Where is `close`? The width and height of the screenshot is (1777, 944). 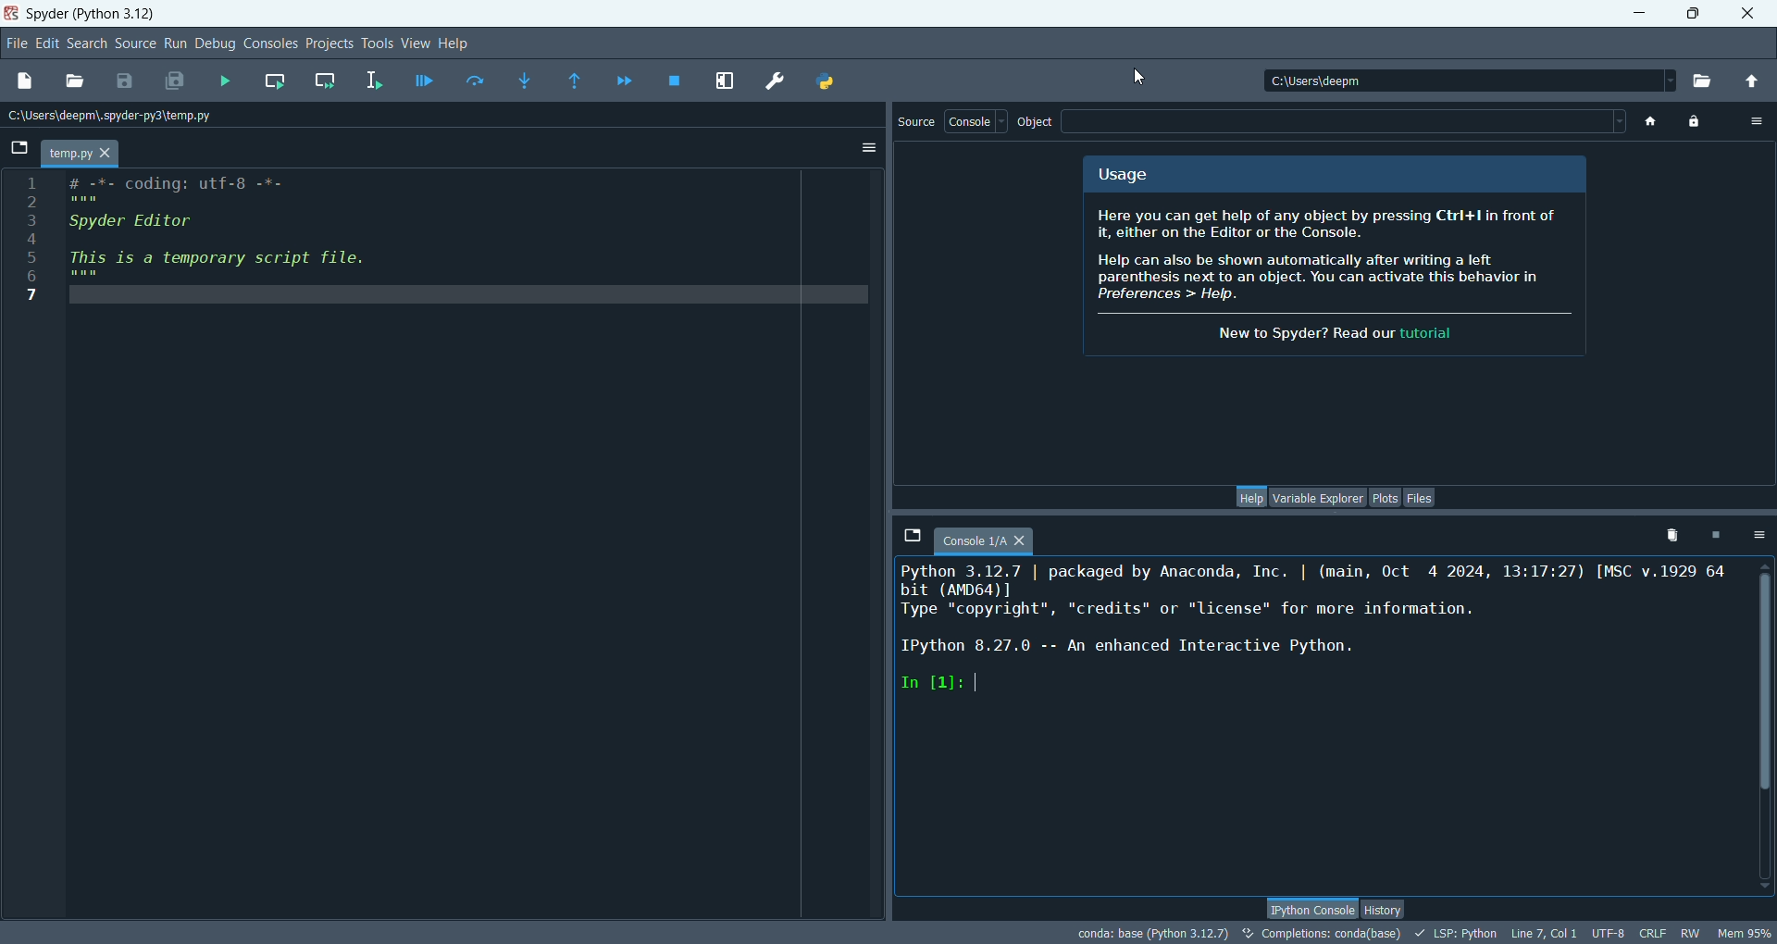 close is located at coordinates (1750, 12).